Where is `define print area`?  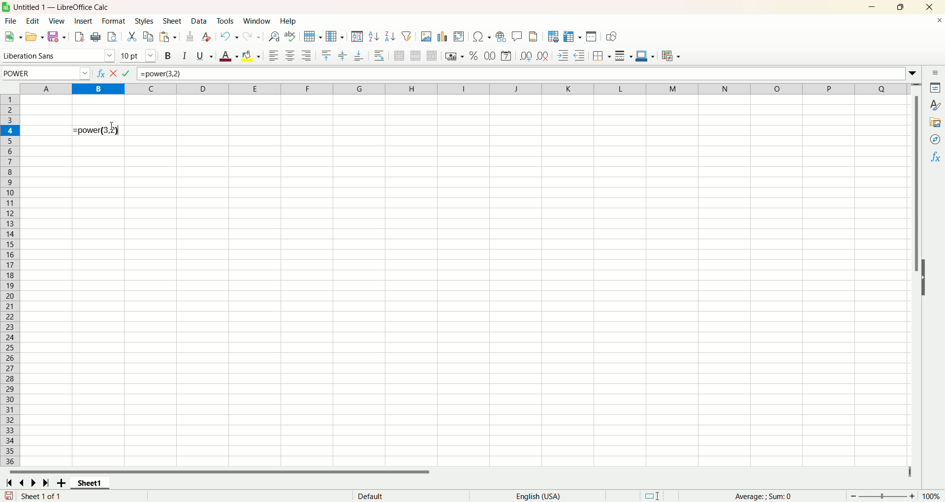
define print area is located at coordinates (554, 36).